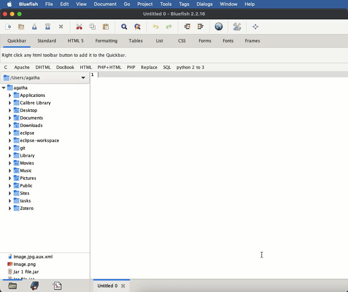 Image resolution: width=348 pixels, height=292 pixels. Describe the element at coordinates (139, 27) in the screenshot. I see `advanced find and replace` at that location.